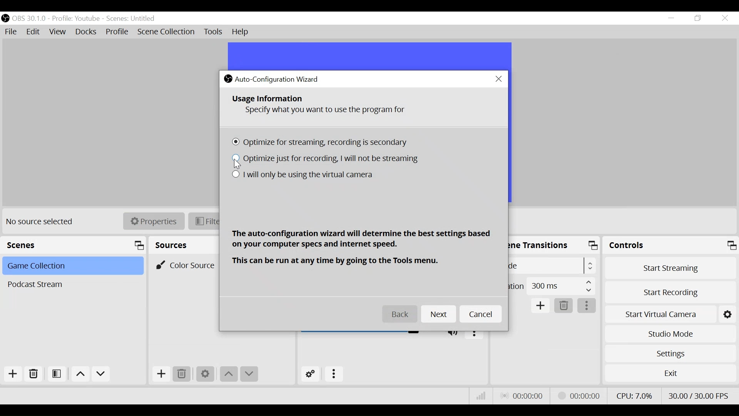  What do you see at coordinates (166, 32) in the screenshot?
I see `Scene Collection` at bounding box center [166, 32].